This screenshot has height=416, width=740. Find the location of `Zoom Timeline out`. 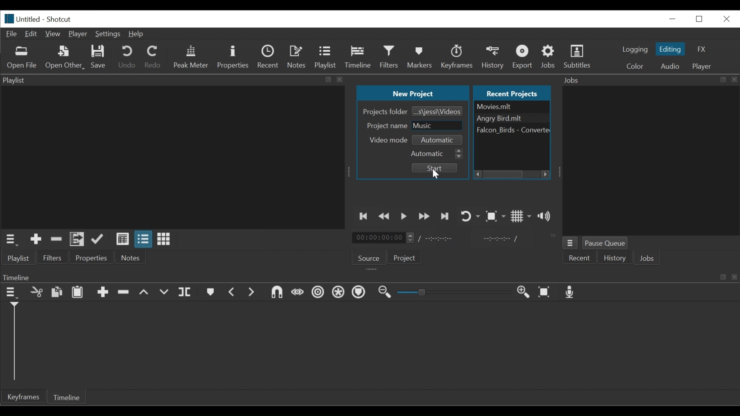

Zoom Timeline out is located at coordinates (384, 292).